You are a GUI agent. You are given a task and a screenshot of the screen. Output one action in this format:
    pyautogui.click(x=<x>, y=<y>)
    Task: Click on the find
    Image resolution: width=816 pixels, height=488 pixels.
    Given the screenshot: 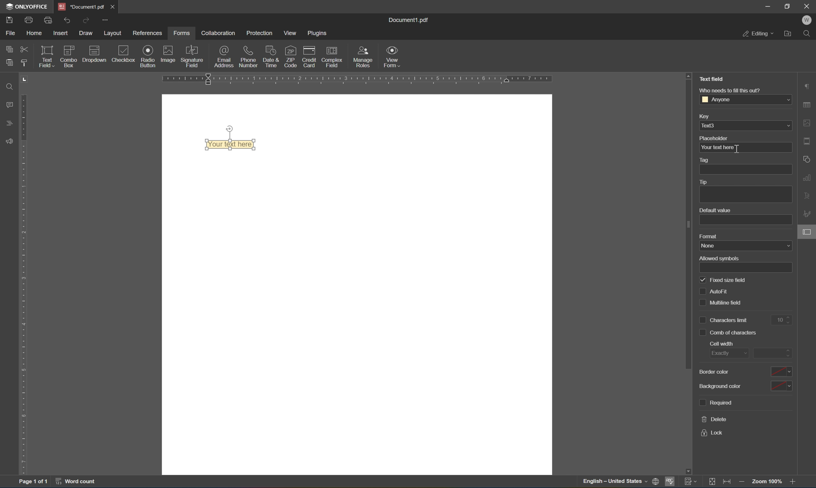 What is the action you would take?
    pyautogui.click(x=12, y=87)
    